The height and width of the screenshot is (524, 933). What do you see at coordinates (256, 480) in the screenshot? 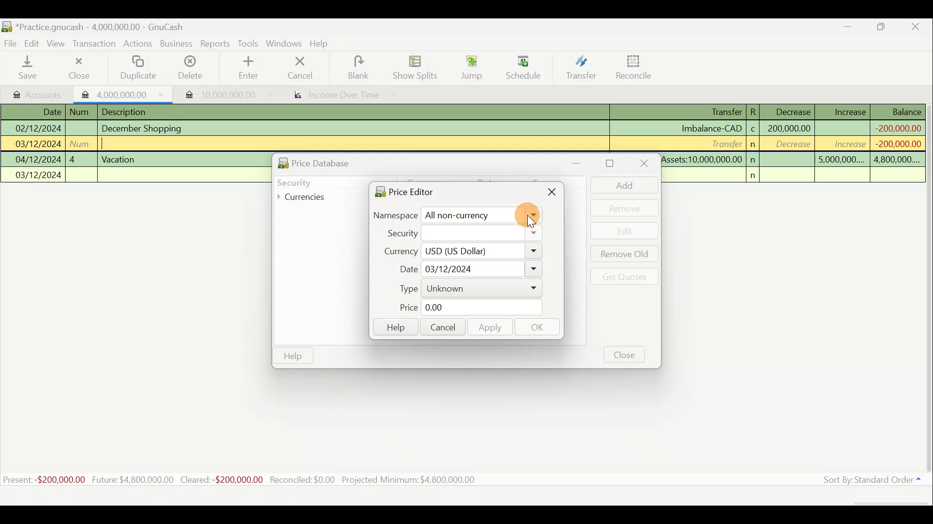
I see `Statistics` at bounding box center [256, 480].